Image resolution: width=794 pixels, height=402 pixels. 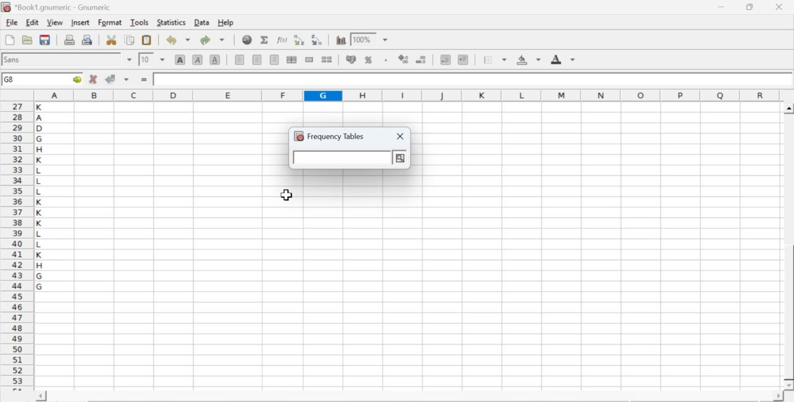 I want to click on more, so click(x=399, y=158).